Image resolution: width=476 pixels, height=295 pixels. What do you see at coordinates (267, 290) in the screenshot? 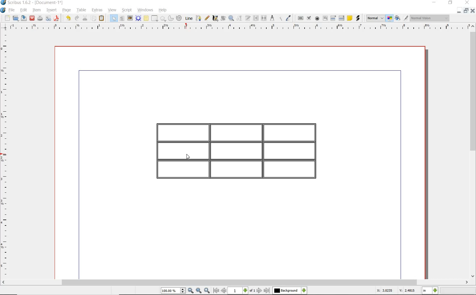
I see `go to last page` at bounding box center [267, 290].